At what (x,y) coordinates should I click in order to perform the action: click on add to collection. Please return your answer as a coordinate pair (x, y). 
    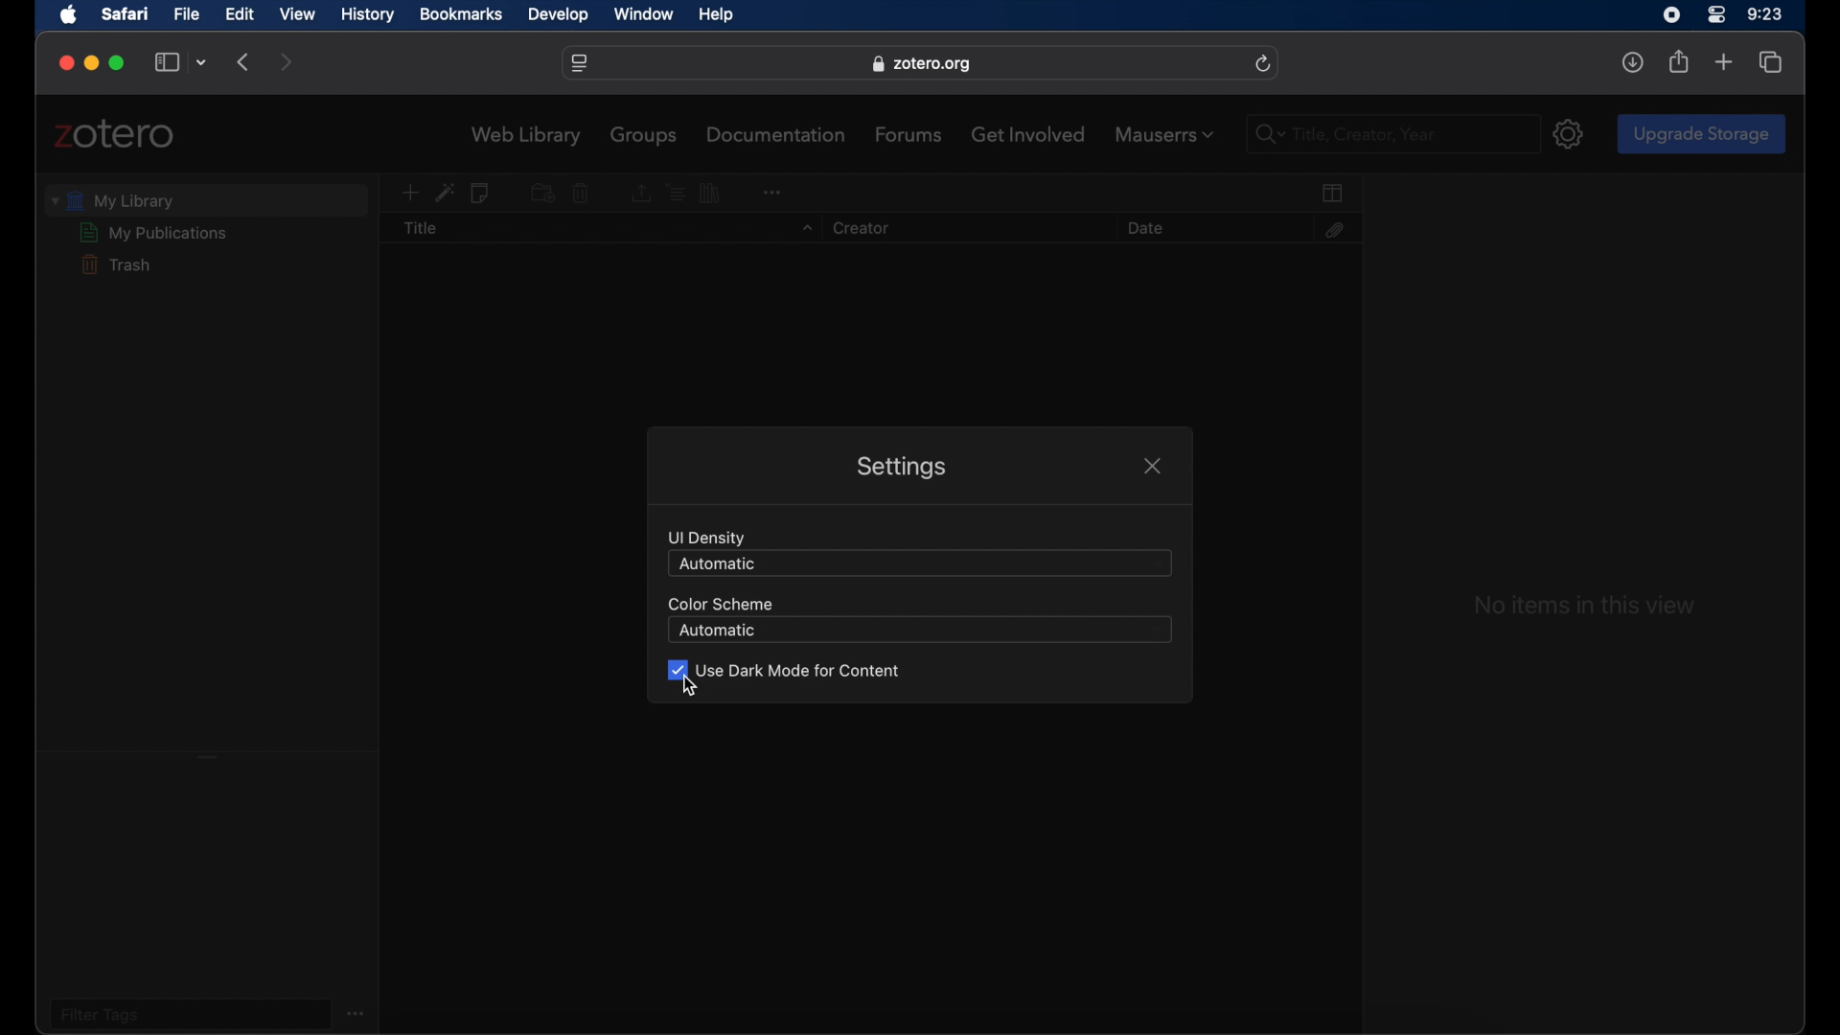
    Looking at the image, I should click on (541, 192).